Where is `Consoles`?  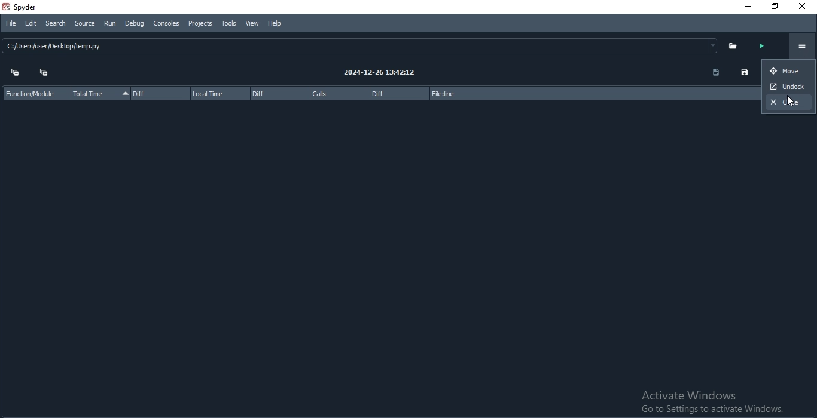
Consoles is located at coordinates (167, 24).